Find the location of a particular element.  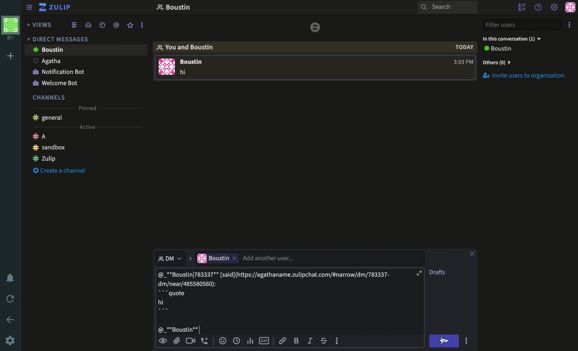

Strikethrough  is located at coordinates (325, 341).